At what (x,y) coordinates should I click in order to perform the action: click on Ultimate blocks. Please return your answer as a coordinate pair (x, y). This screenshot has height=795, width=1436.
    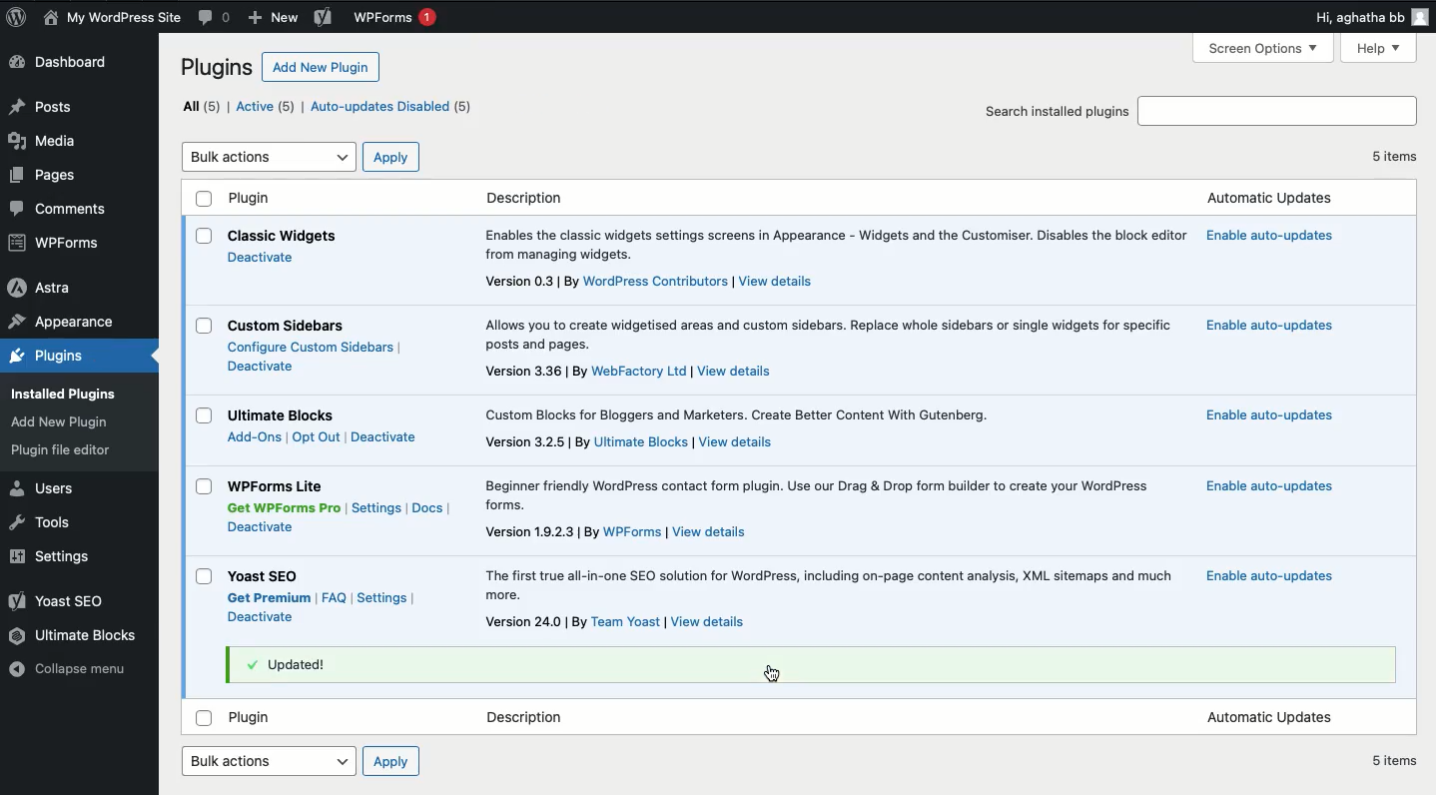
    Looking at the image, I should click on (75, 635).